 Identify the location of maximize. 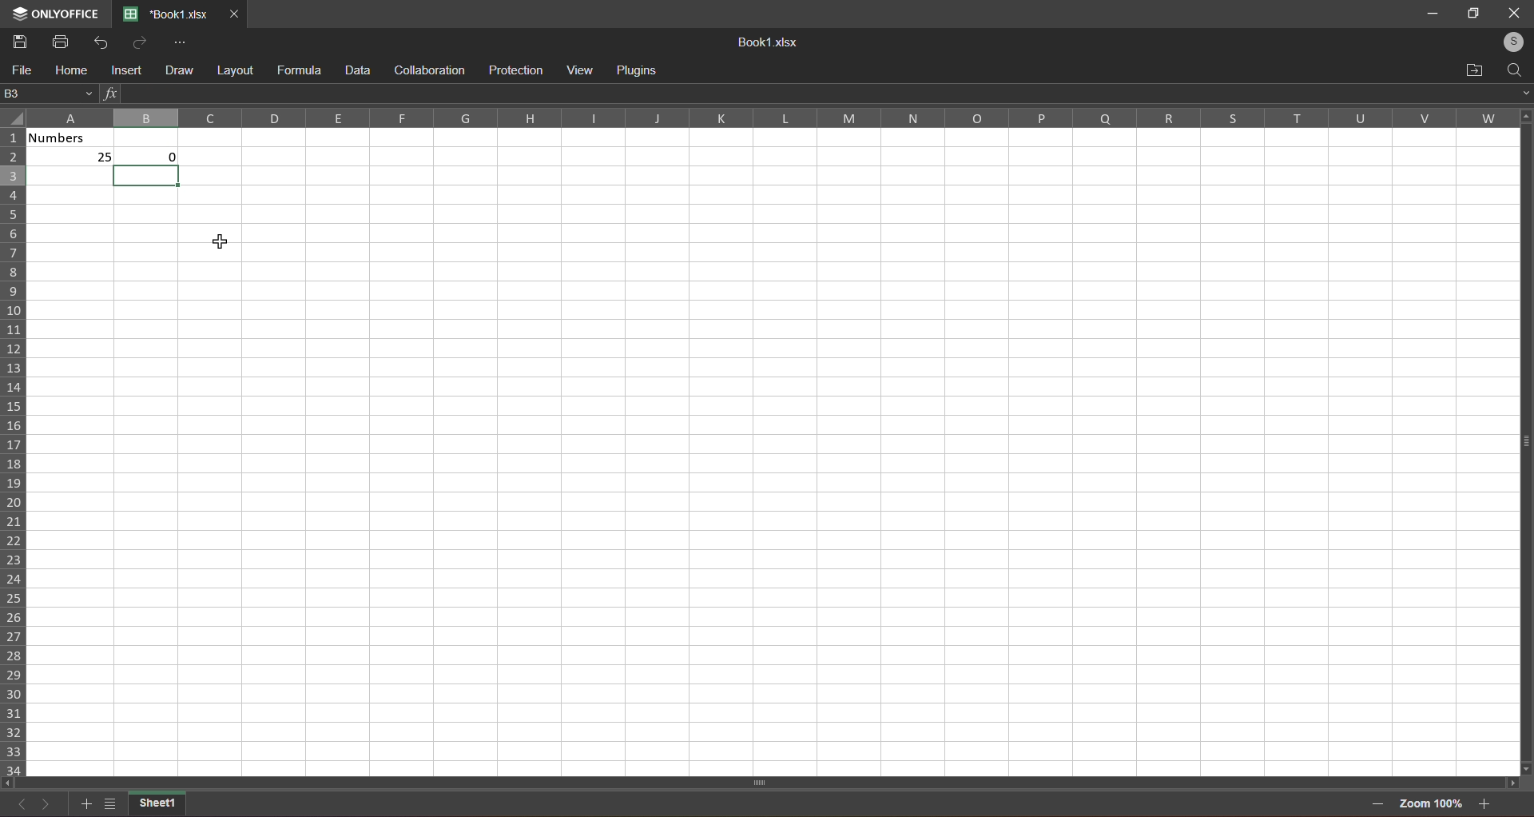
(1472, 13).